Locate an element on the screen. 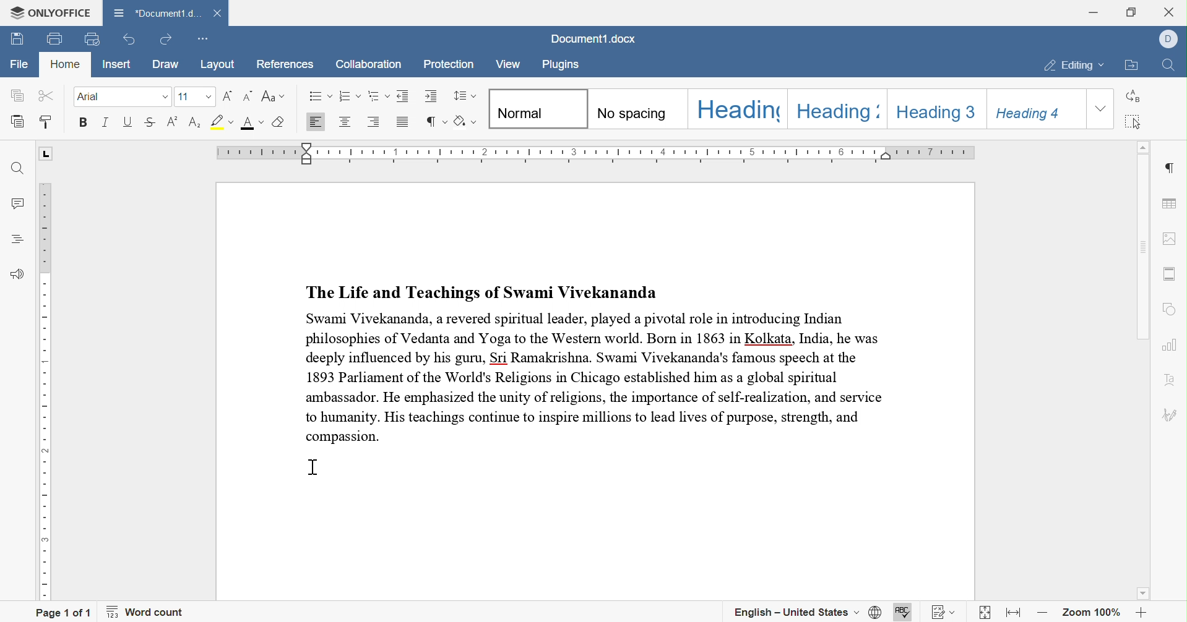 The height and width of the screenshot is (622, 1187). decrement font size is located at coordinates (249, 96).